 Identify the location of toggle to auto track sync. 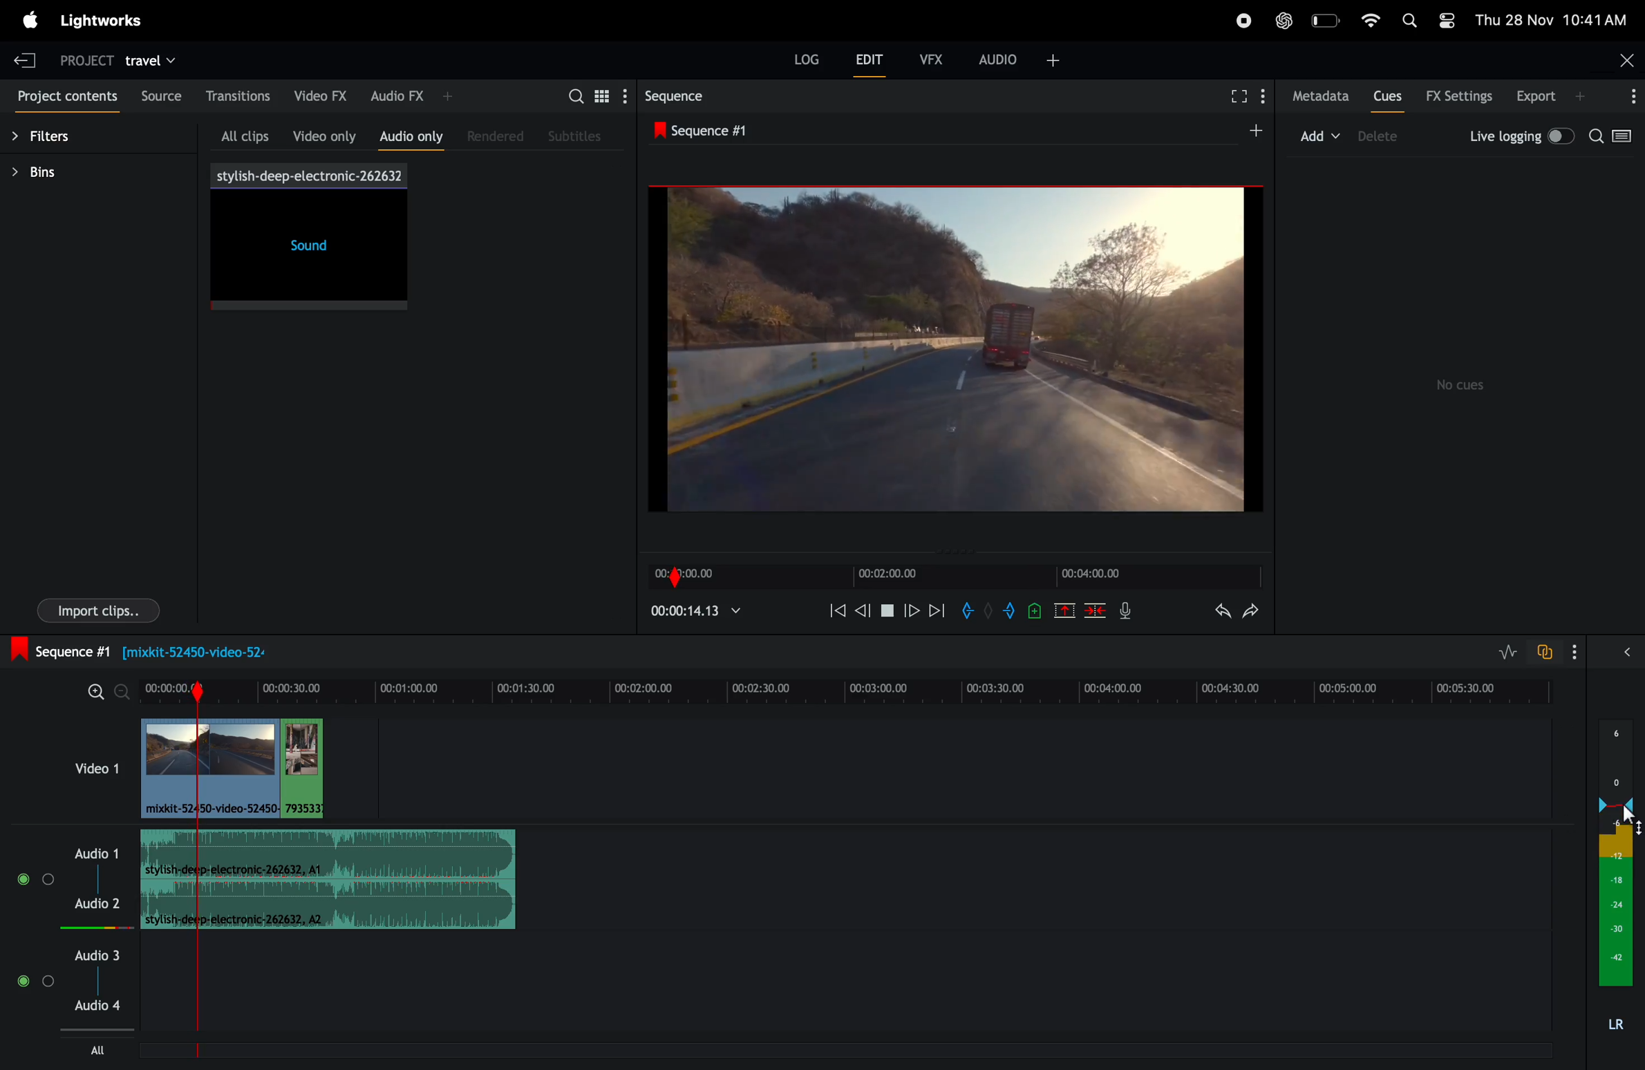
(1555, 650).